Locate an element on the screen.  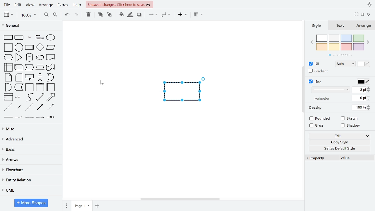
copy style is located at coordinates (338, 142).